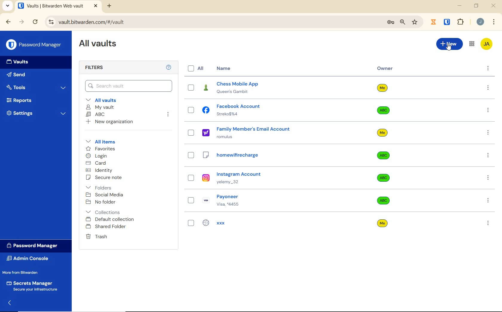  I want to click on My Vault, so click(101, 107).